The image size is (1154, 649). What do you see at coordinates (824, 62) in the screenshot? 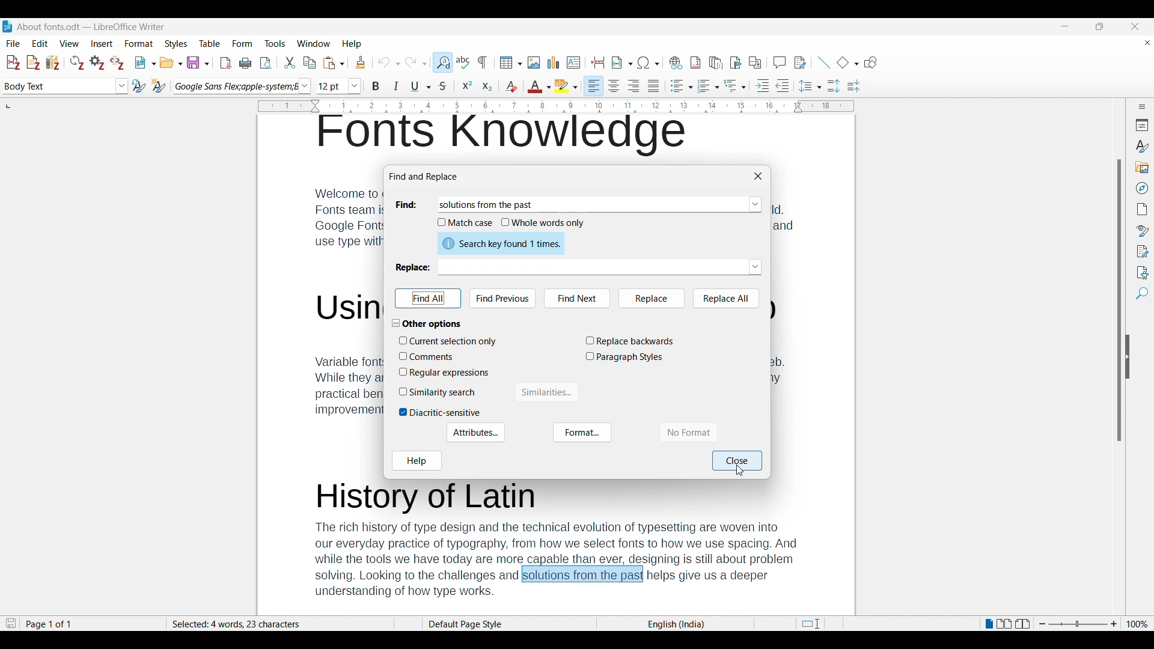
I see `Insert line` at bounding box center [824, 62].